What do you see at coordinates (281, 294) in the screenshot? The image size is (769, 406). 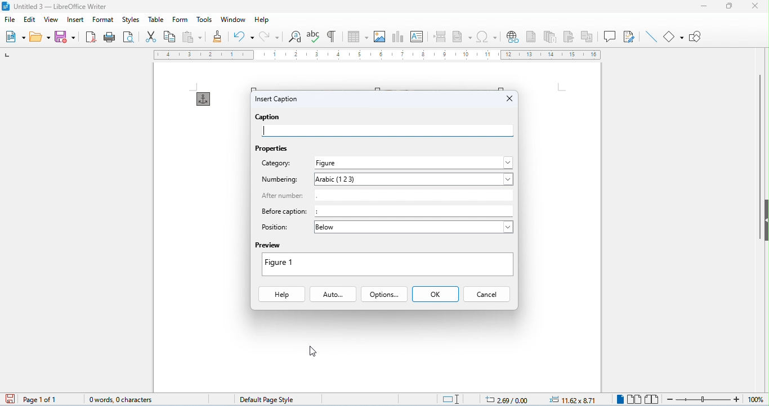 I see `help` at bounding box center [281, 294].